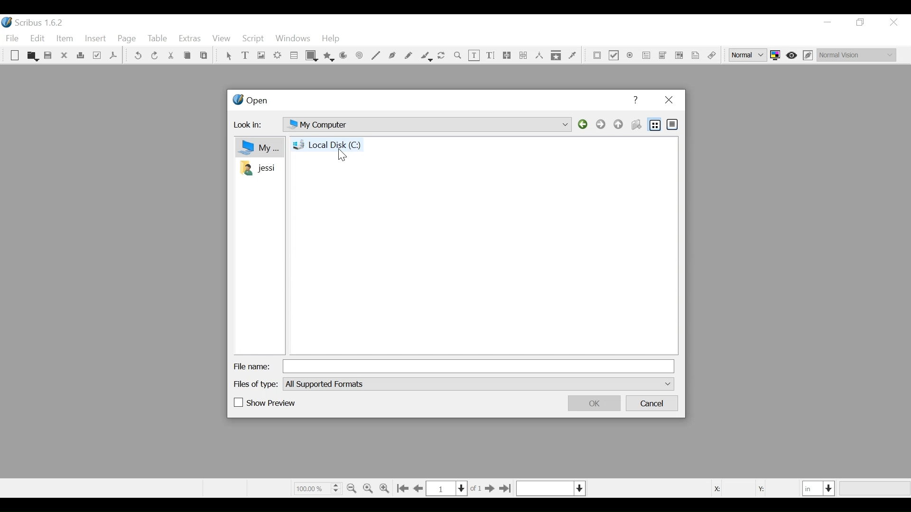 This screenshot has width=911, height=512. Describe the element at coordinates (294, 56) in the screenshot. I see `Table` at that location.